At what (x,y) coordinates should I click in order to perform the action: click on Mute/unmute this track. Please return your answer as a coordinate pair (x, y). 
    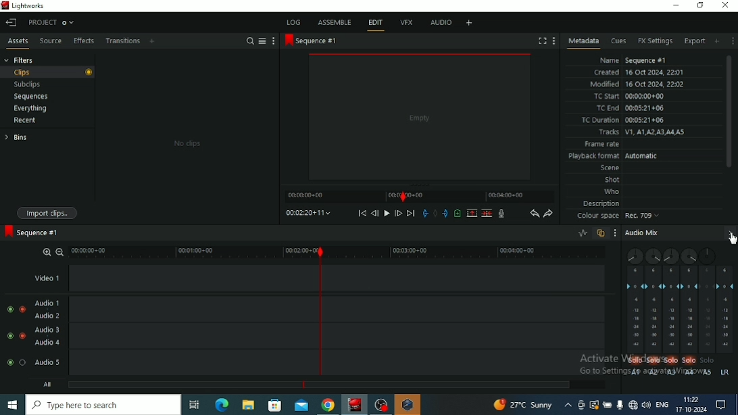
    Looking at the image, I should click on (9, 336).